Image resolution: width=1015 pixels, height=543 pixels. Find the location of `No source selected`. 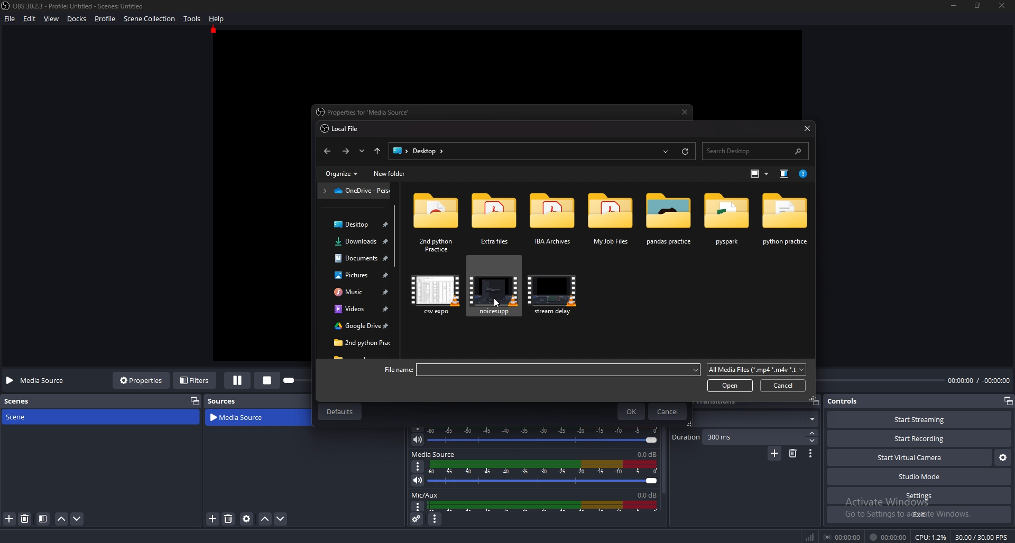

No source selected is located at coordinates (39, 380).